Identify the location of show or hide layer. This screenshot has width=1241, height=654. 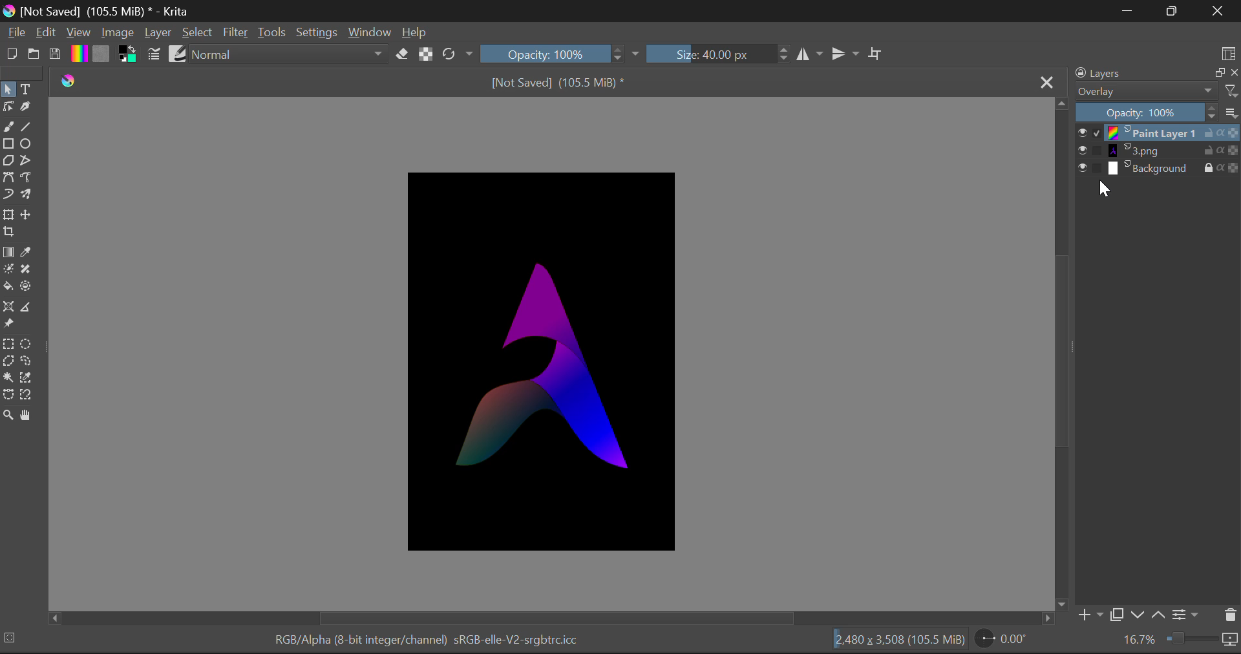
(1089, 151).